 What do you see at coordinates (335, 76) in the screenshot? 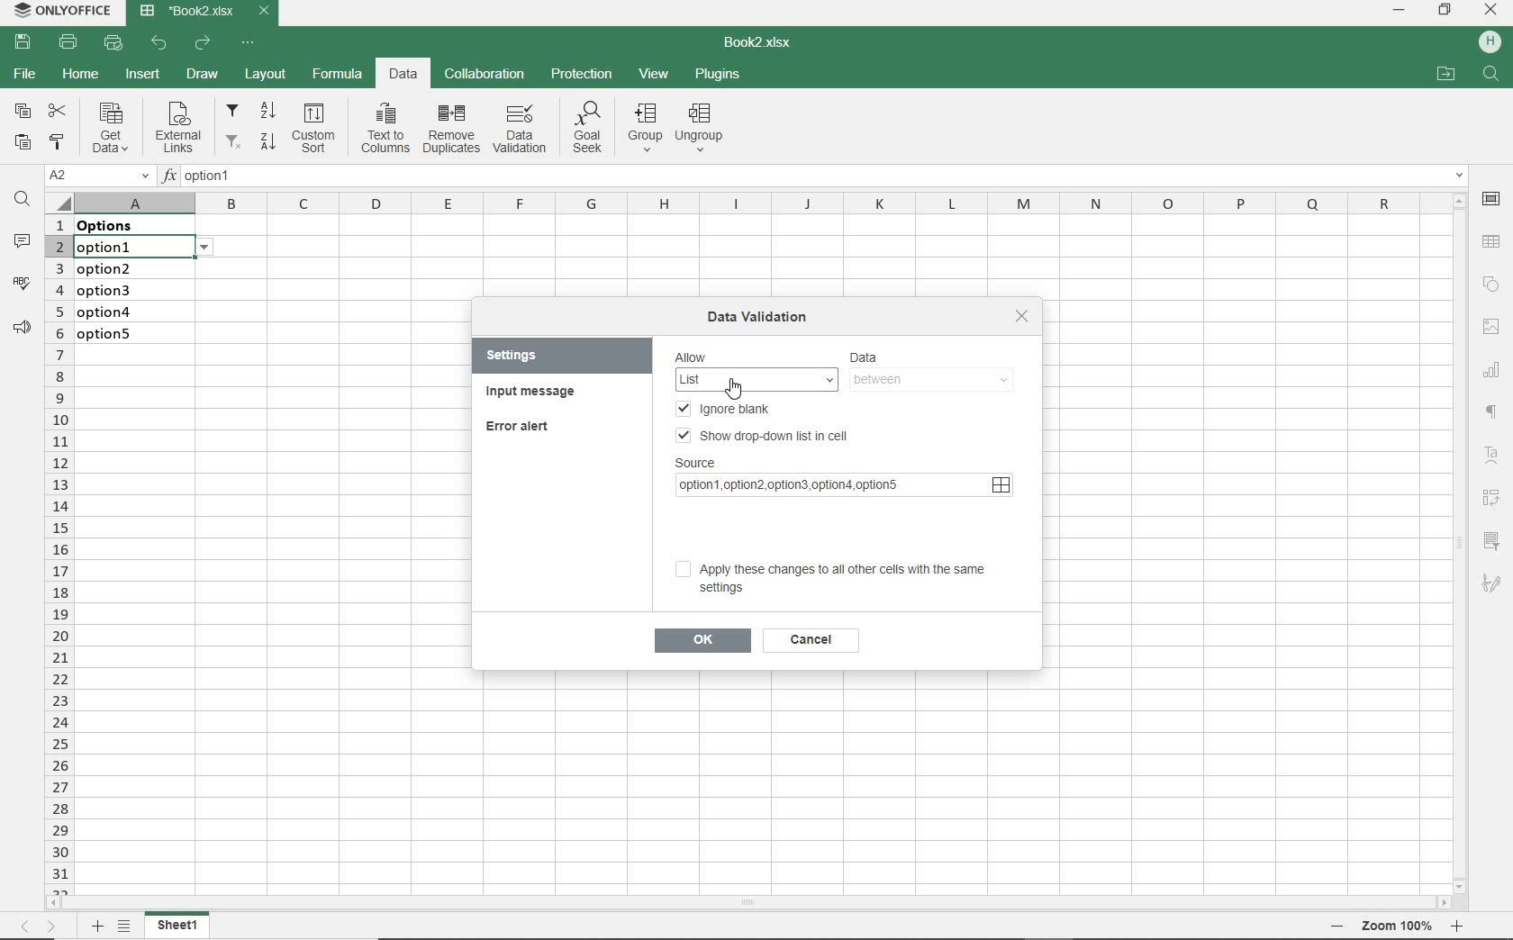
I see `FORMULA` at bounding box center [335, 76].